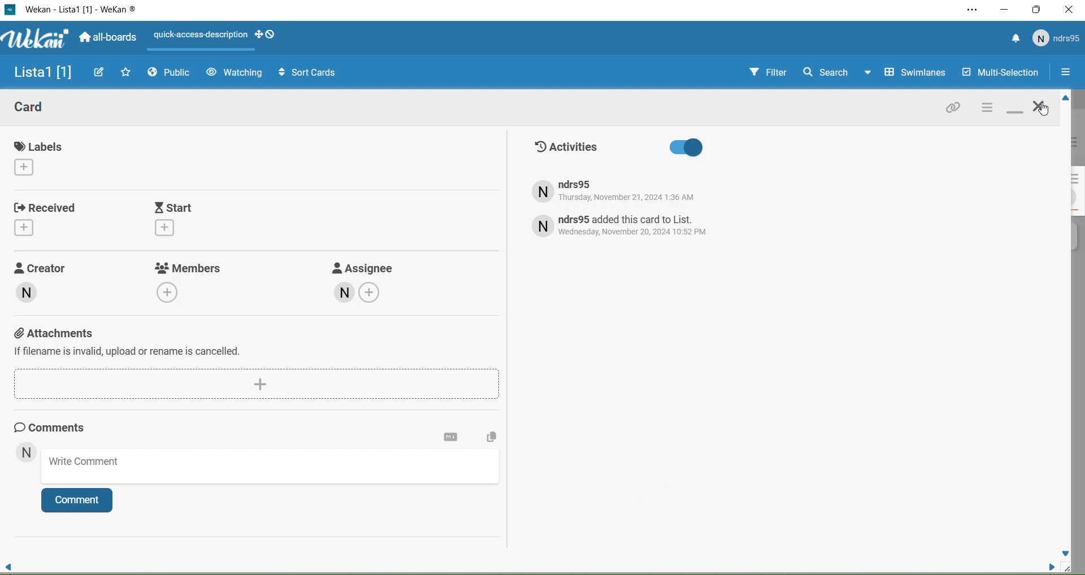  I want to click on cursor, so click(1046, 115).